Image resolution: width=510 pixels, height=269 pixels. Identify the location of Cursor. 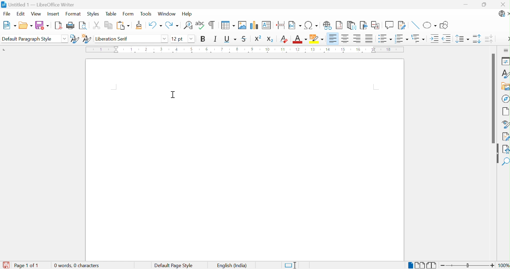
(173, 95).